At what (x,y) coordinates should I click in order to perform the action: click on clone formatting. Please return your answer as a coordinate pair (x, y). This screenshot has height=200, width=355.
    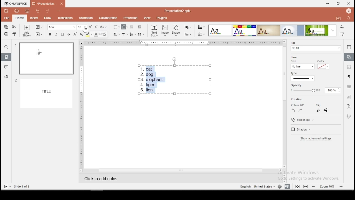
    Looking at the image, I should click on (14, 34).